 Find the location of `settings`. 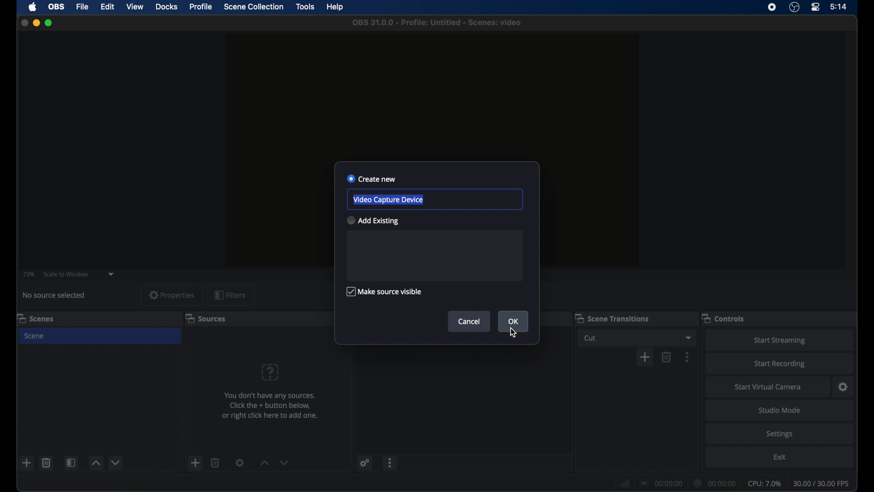

settings is located at coordinates (779, 434).